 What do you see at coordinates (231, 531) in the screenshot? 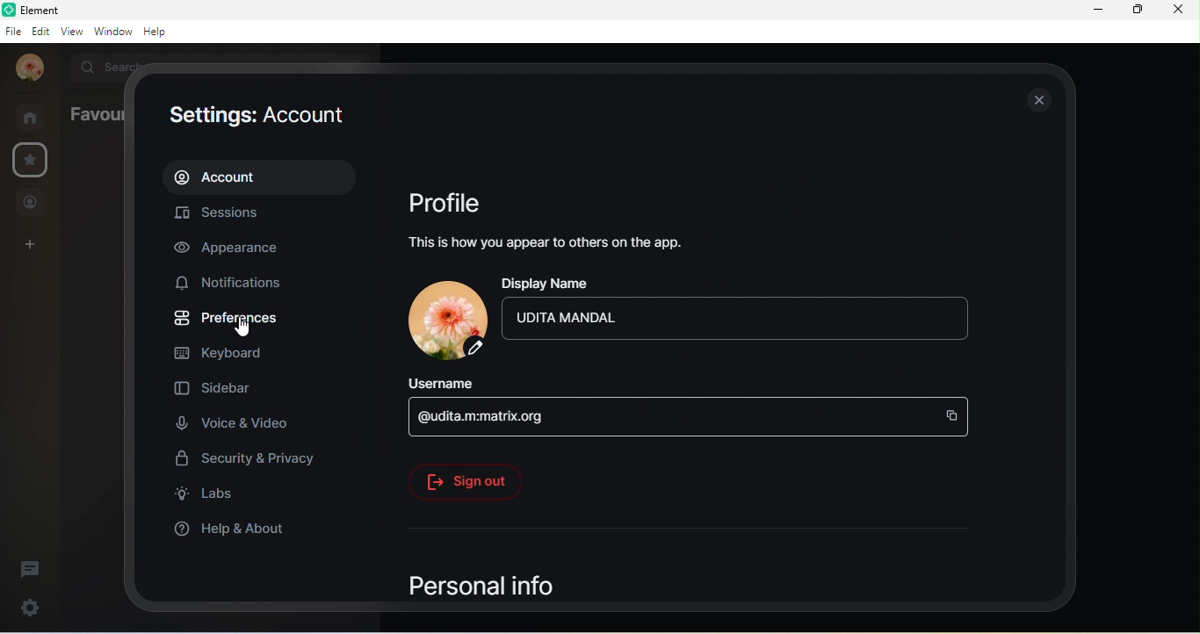
I see `help and about` at bounding box center [231, 531].